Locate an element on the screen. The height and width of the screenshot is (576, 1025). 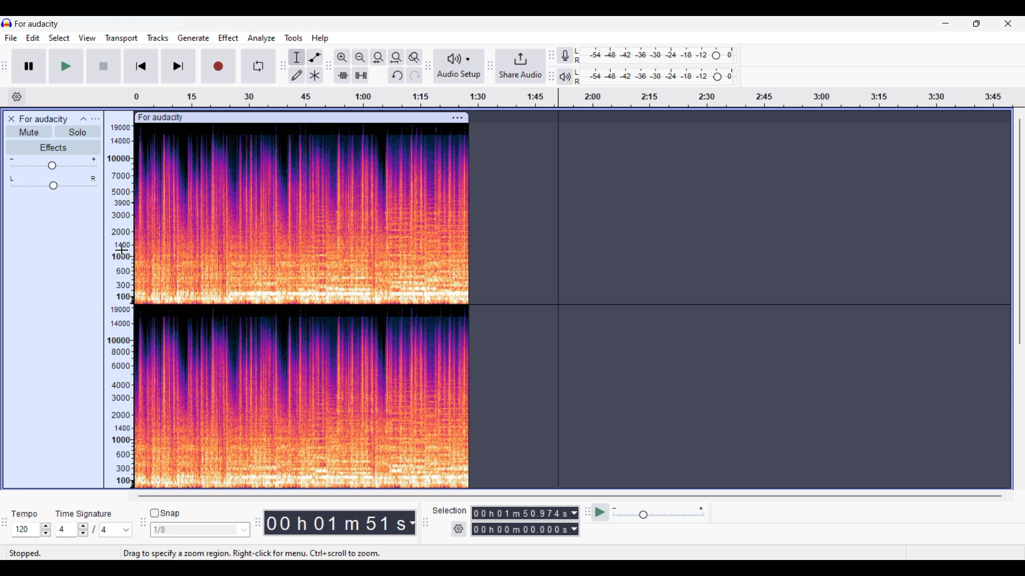
Envelop tool is located at coordinates (315, 57).